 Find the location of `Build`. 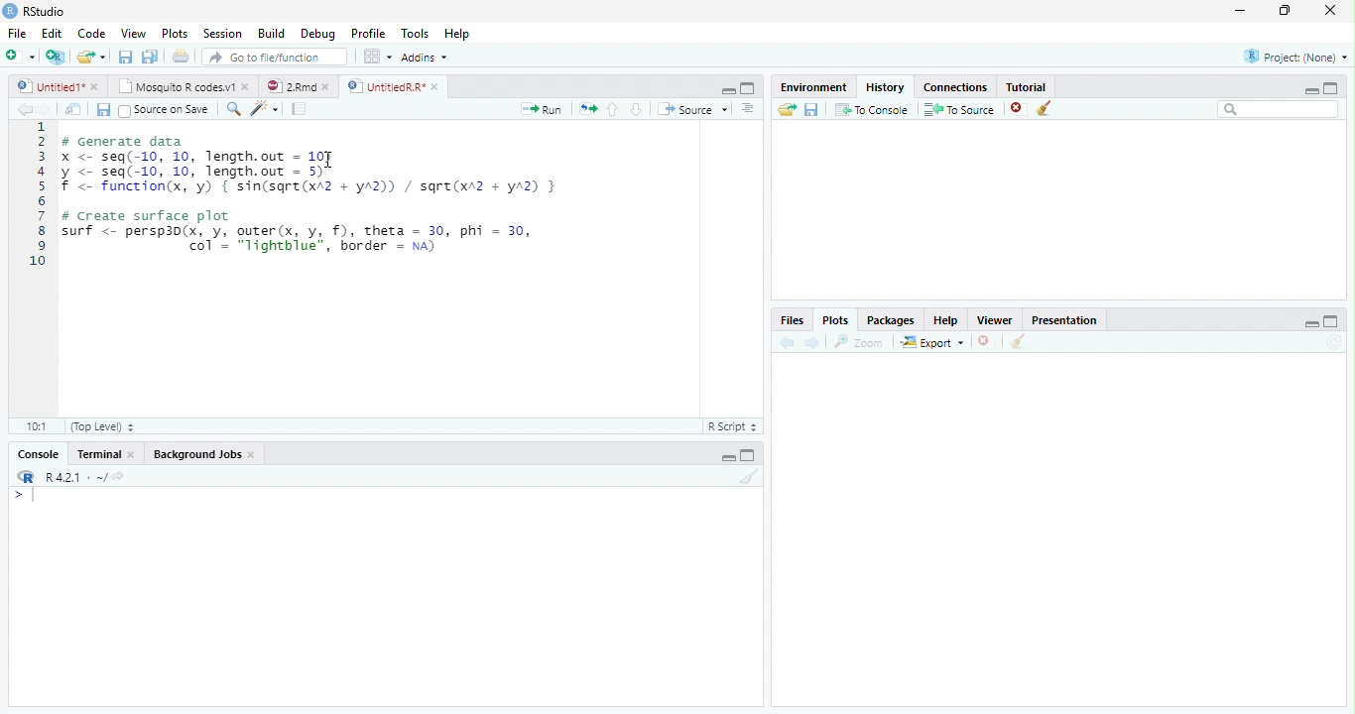

Build is located at coordinates (271, 33).